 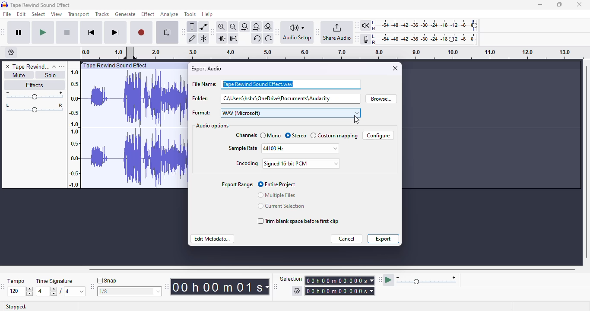 I want to click on timeline options, so click(x=11, y=52).